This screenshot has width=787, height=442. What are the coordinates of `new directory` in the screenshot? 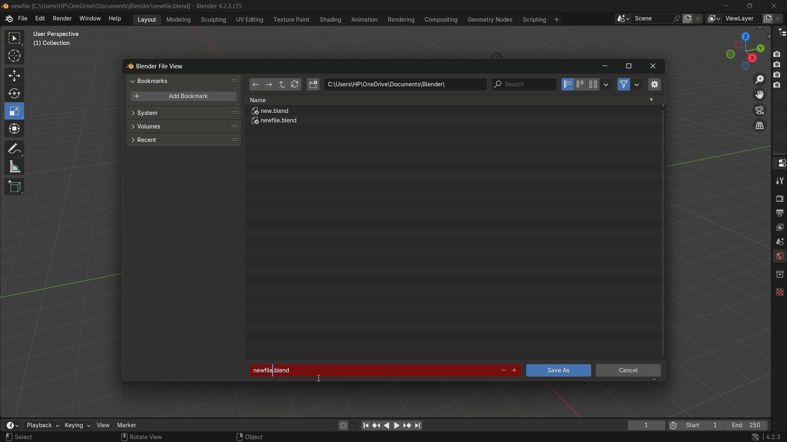 It's located at (313, 84).